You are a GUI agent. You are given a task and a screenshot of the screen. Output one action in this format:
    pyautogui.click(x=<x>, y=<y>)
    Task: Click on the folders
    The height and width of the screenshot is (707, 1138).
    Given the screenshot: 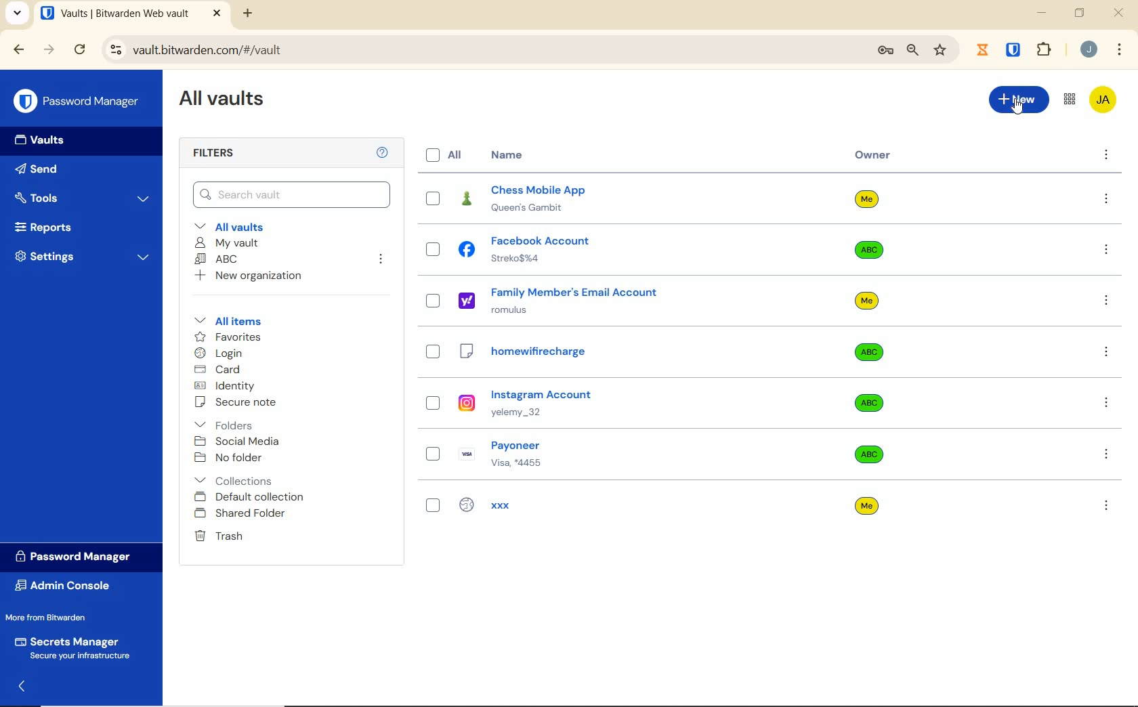 What is the action you would take?
    pyautogui.click(x=226, y=425)
    